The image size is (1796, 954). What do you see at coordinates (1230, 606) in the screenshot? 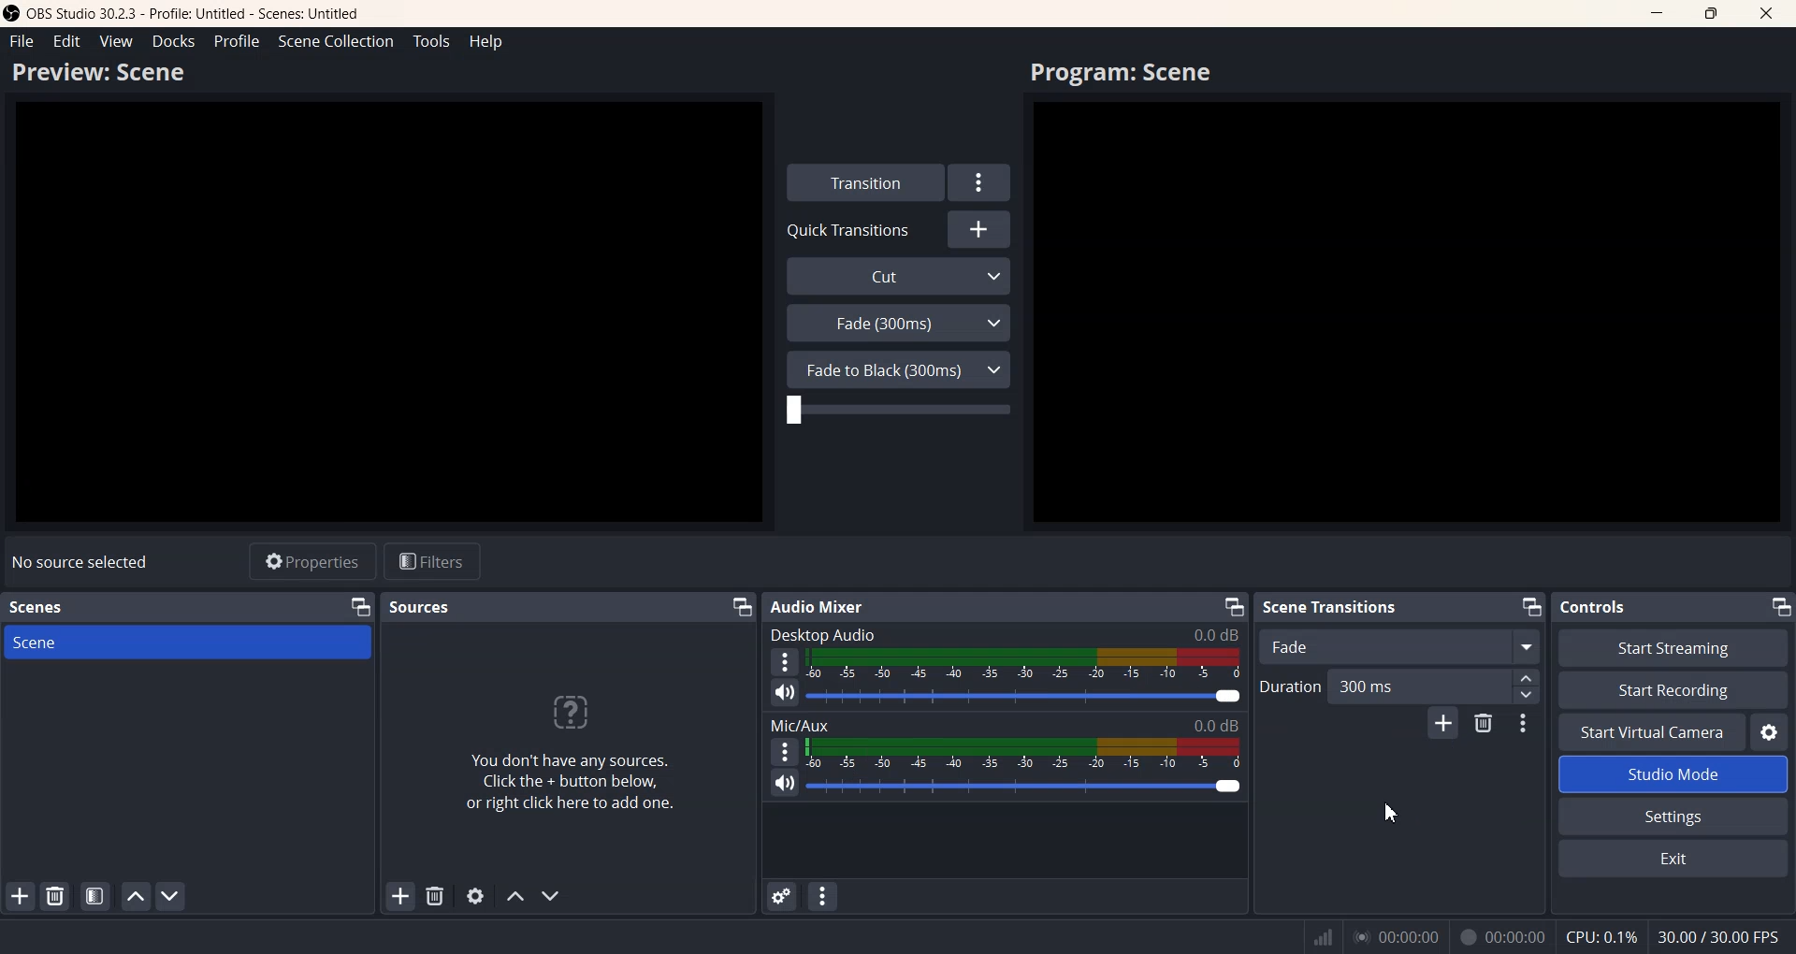
I see `Minimize` at bounding box center [1230, 606].